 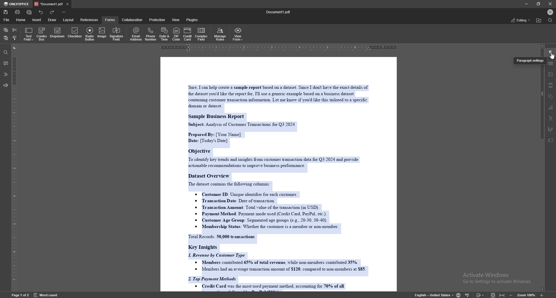 What do you see at coordinates (550, 118) in the screenshot?
I see `text art` at bounding box center [550, 118].